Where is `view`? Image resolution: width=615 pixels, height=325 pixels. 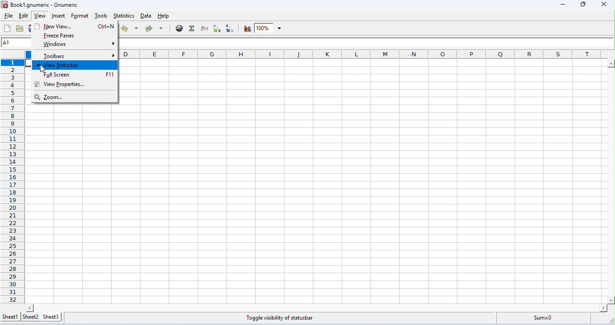
view is located at coordinates (39, 17).